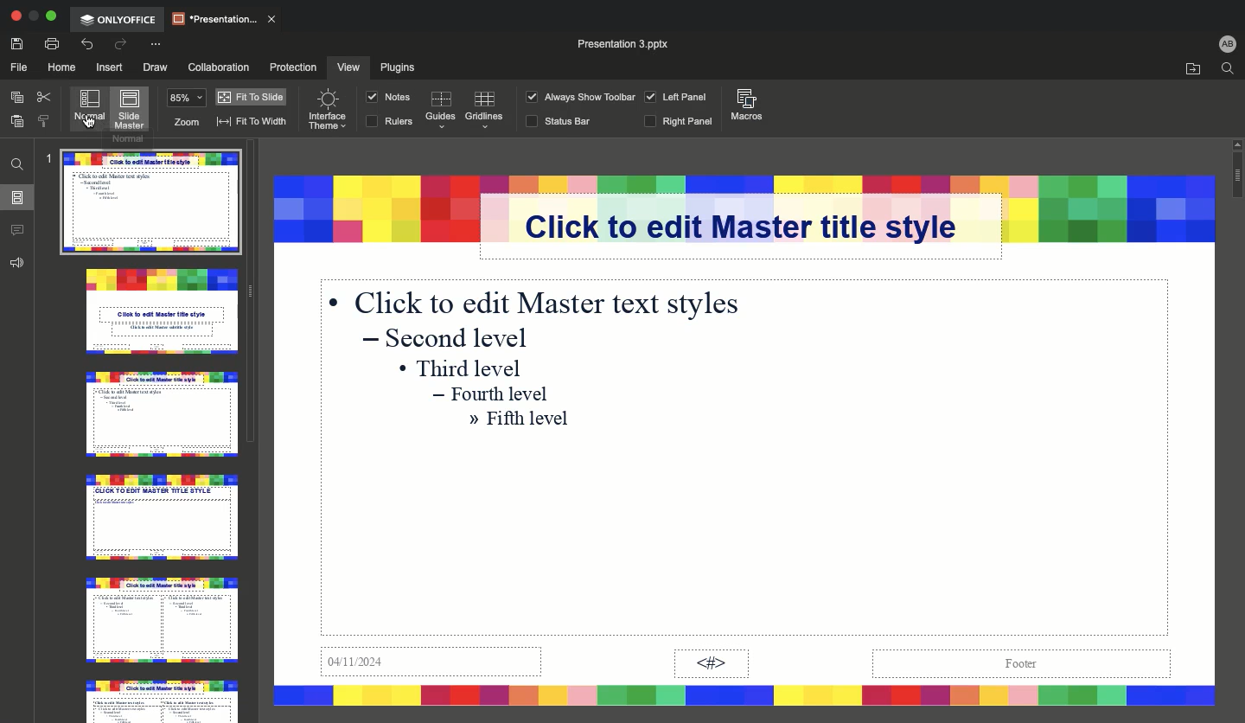  What do you see at coordinates (576, 97) in the screenshot?
I see `Always show toolbar` at bounding box center [576, 97].